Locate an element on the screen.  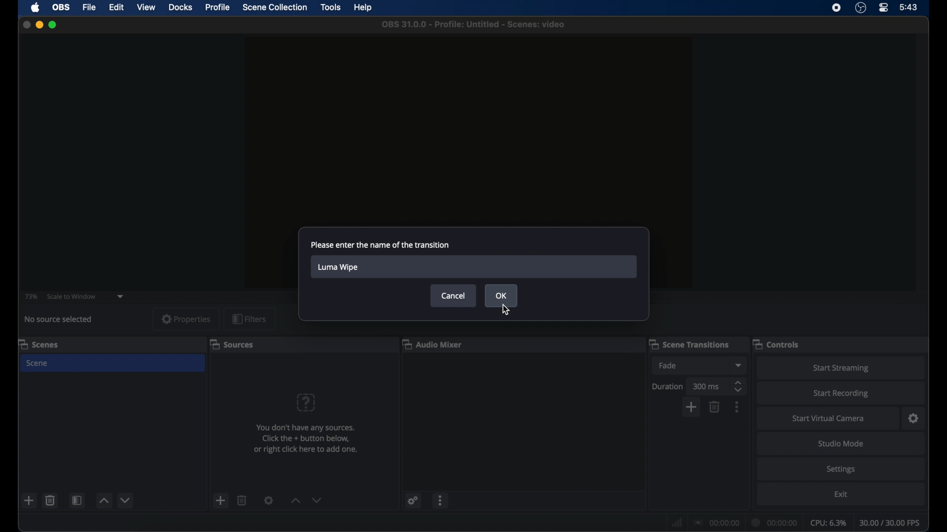
connection is located at coordinates (717, 523).